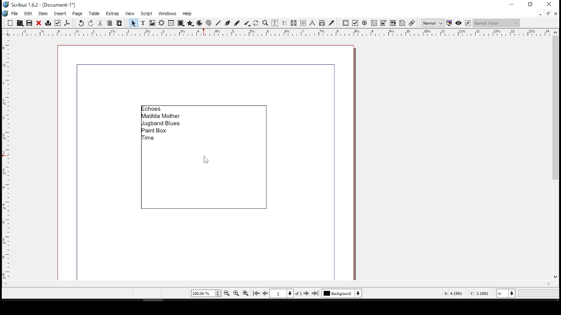 The image size is (561, 315). What do you see at coordinates (153, 108) in the screenshot?
I see `echoes` at bounding box center [153, 108].